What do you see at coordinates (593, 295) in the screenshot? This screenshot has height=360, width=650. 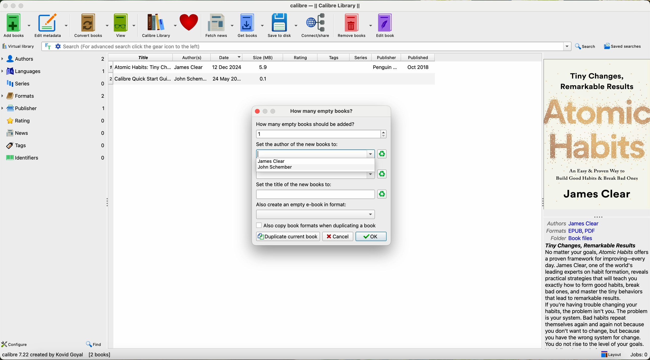 I see `try changes remarkable results no matter your goals ,Atomic Habits offers a proven framework for improvity every day ,James Clear one of the word's leading expert on habit formation reveals practice startegies that will teach you howto form break bad ones and improve tiny beahbviors turn in ramarkable results.you do not rise to the level of your goals.` at bounding box center [593, 295].